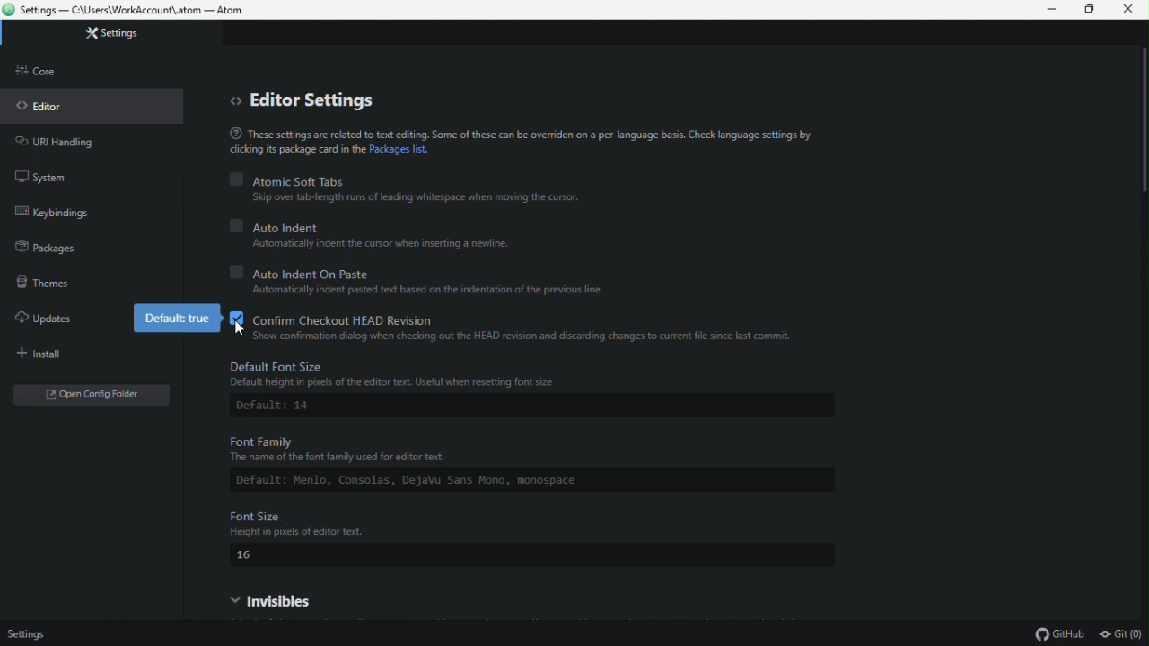  What do you see at coordinates (287, 601) in the screenshot?
I see `Visible` at bounding box center [287, 601].